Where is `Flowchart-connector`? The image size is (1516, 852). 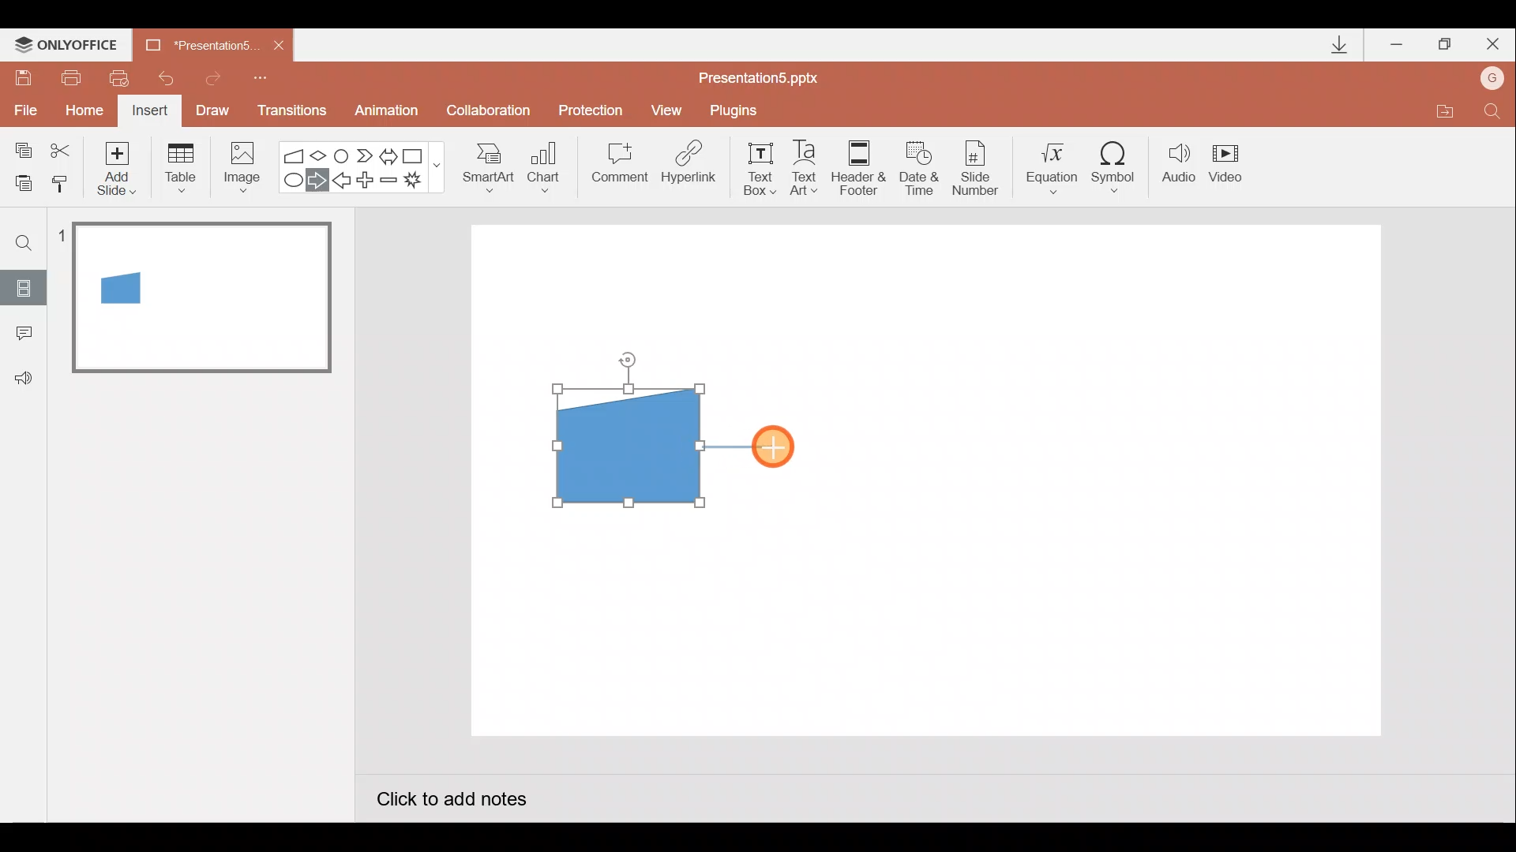
Flowchart-connector is located at coordinates (343, 155).